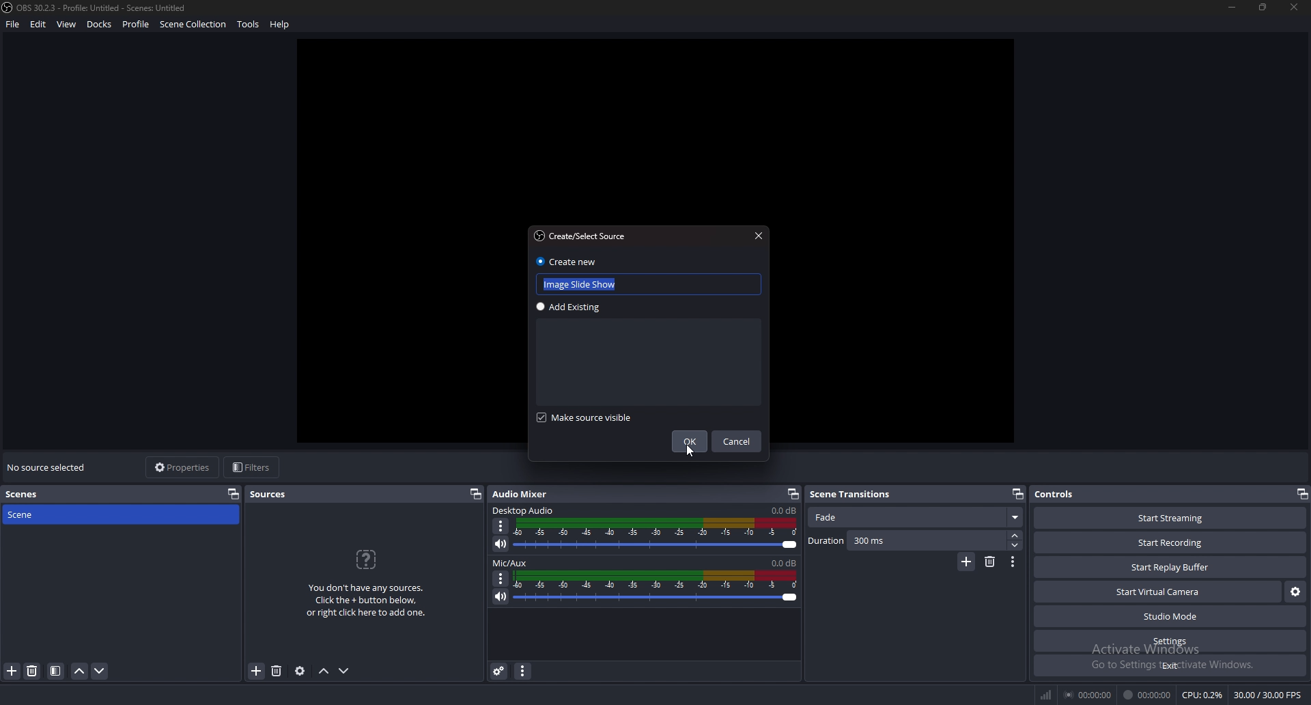  What do you see at coordinates (1296, 9) in the screenshot?
I see `close` at bounding box center [1296, 9].